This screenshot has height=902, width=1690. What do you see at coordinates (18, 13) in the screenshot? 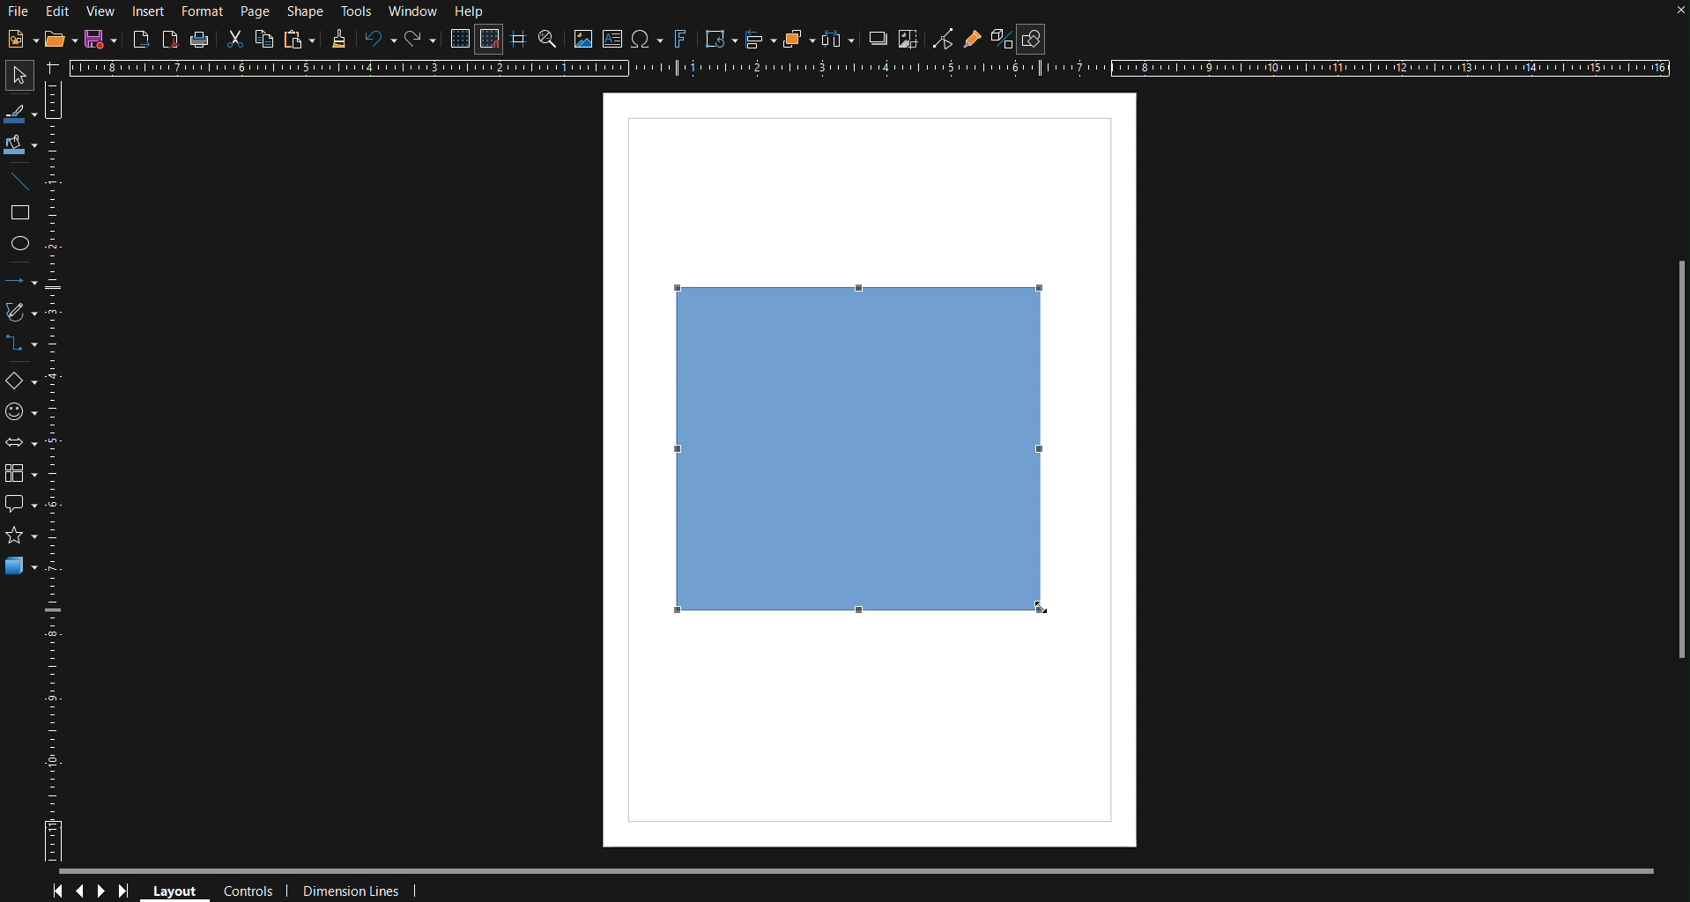
I see `File` at bounding box center [18, 13].